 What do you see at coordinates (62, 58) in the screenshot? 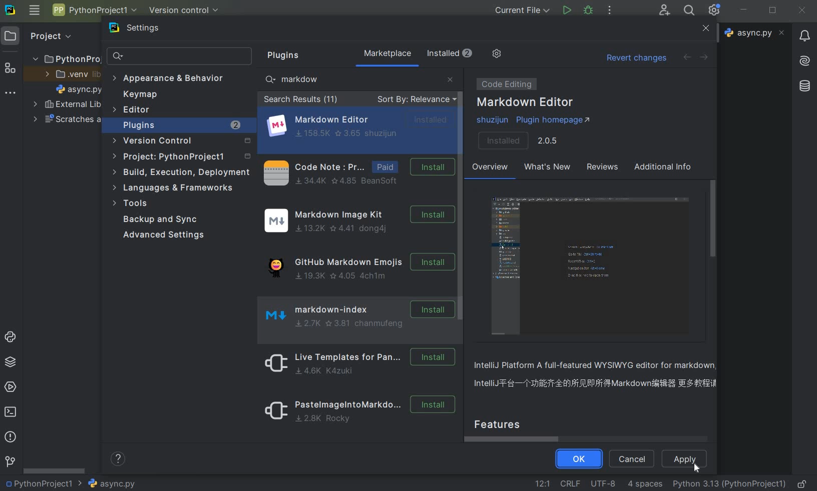
I see `project folder` at bounding box center [62, 58].